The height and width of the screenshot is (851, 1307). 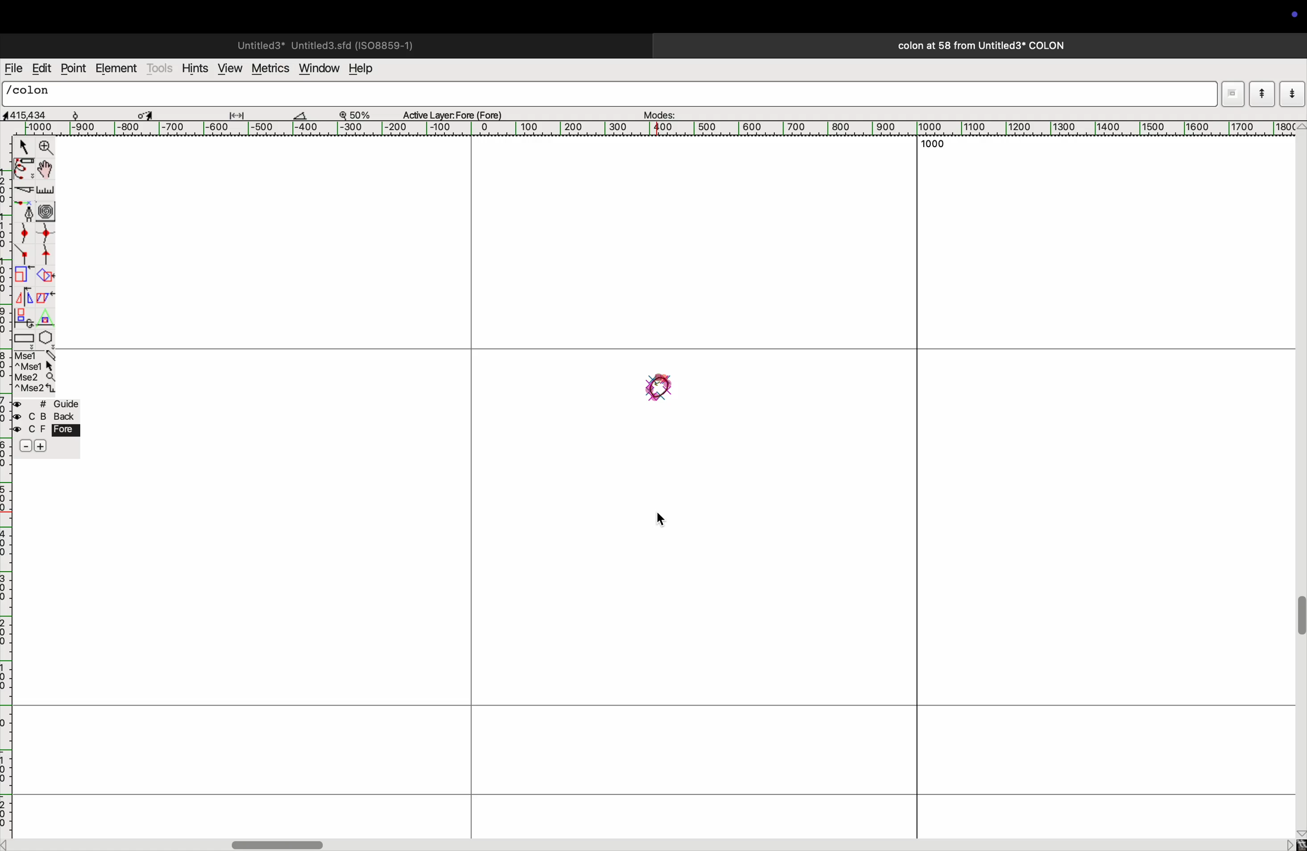 What do you see at coordinates (45, 276) in the screenshot?
I see `extract` at bounding box center [45, 276].